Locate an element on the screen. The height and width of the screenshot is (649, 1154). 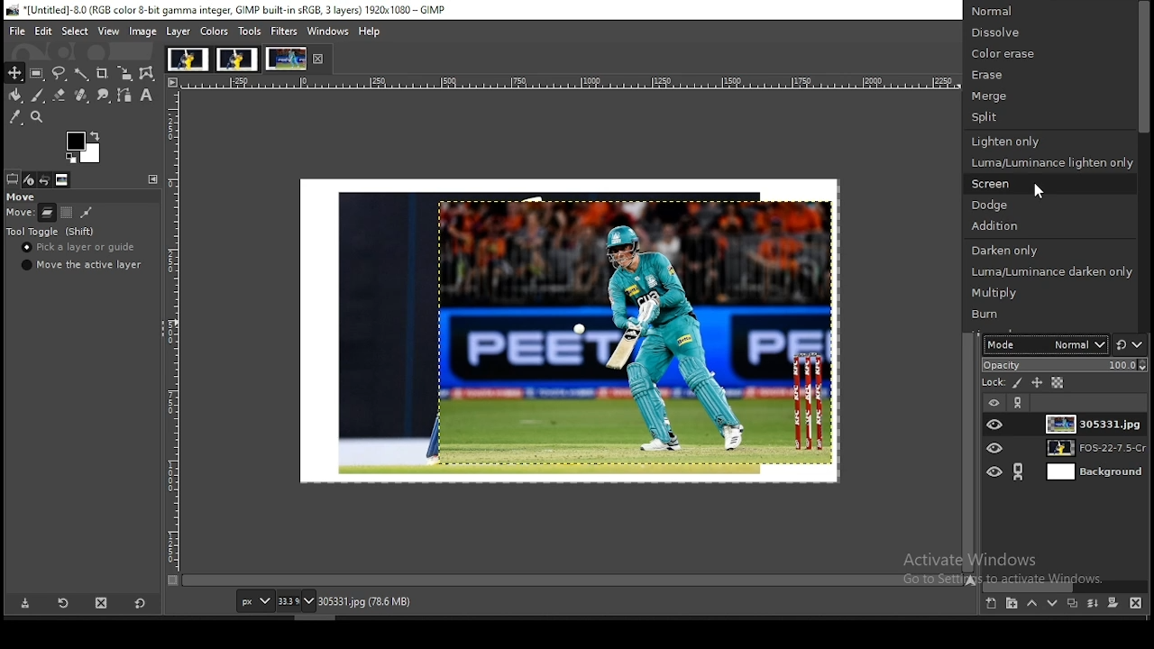
view is located at coordinates (109, 32).